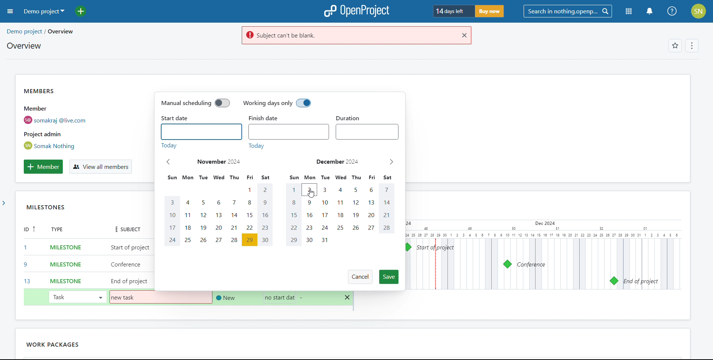 The width and height of the screenshot is (713, 360). I want to click on duration, so click(367, 132).